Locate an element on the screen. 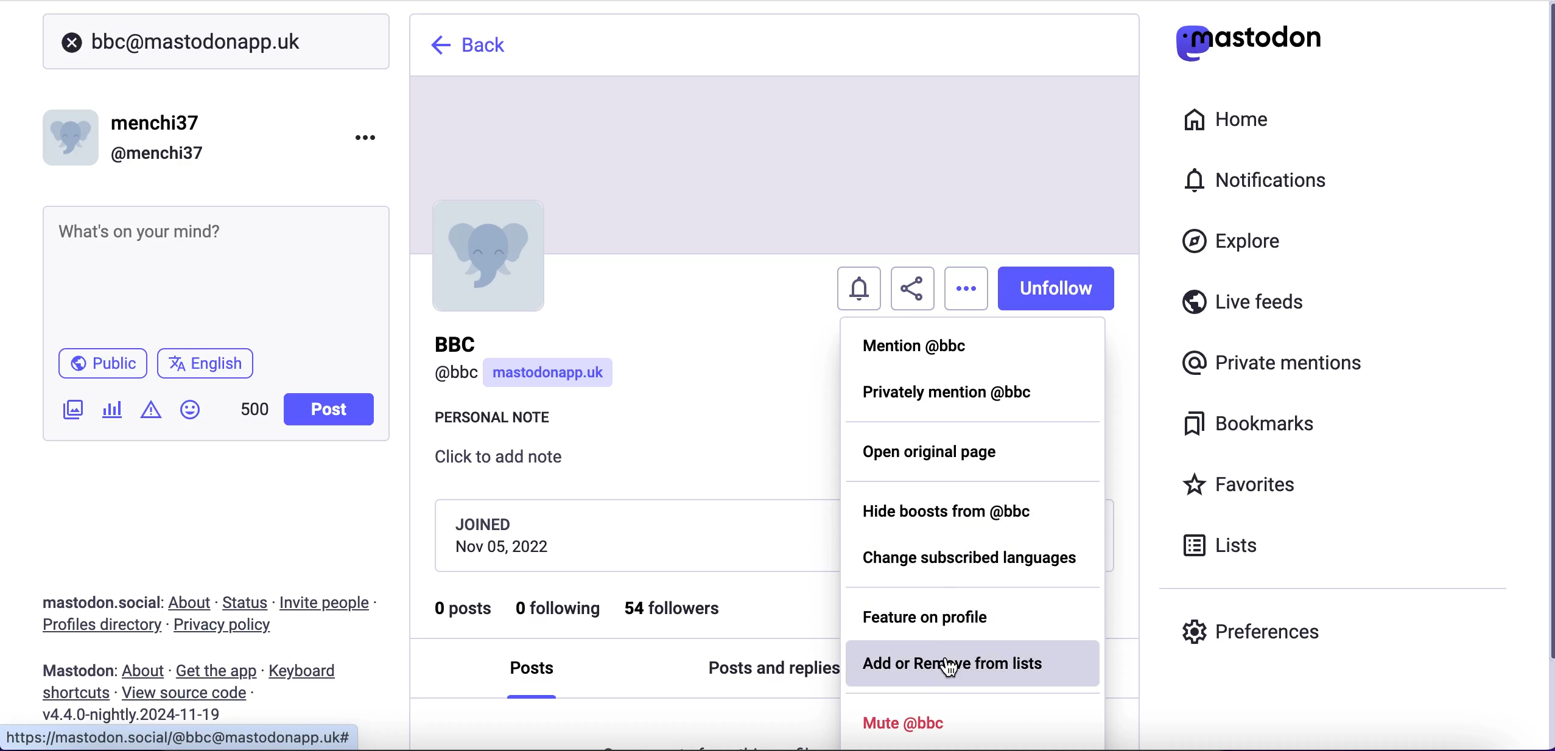 This screenshot has height=751, width=1555. mute @bbc is located at coordinates (913, 725).